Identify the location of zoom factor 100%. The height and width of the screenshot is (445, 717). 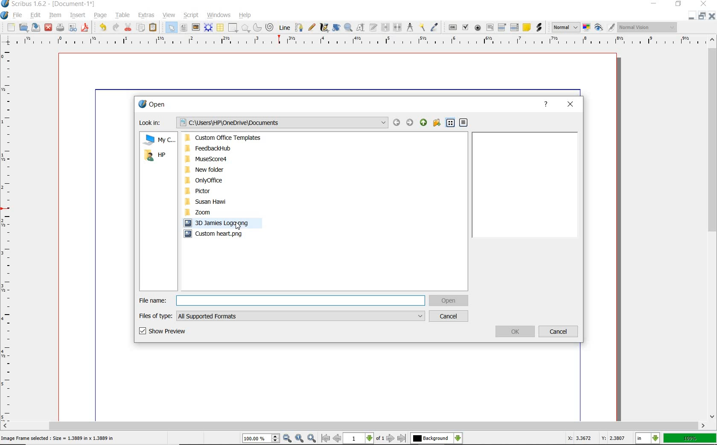
(690, 438).